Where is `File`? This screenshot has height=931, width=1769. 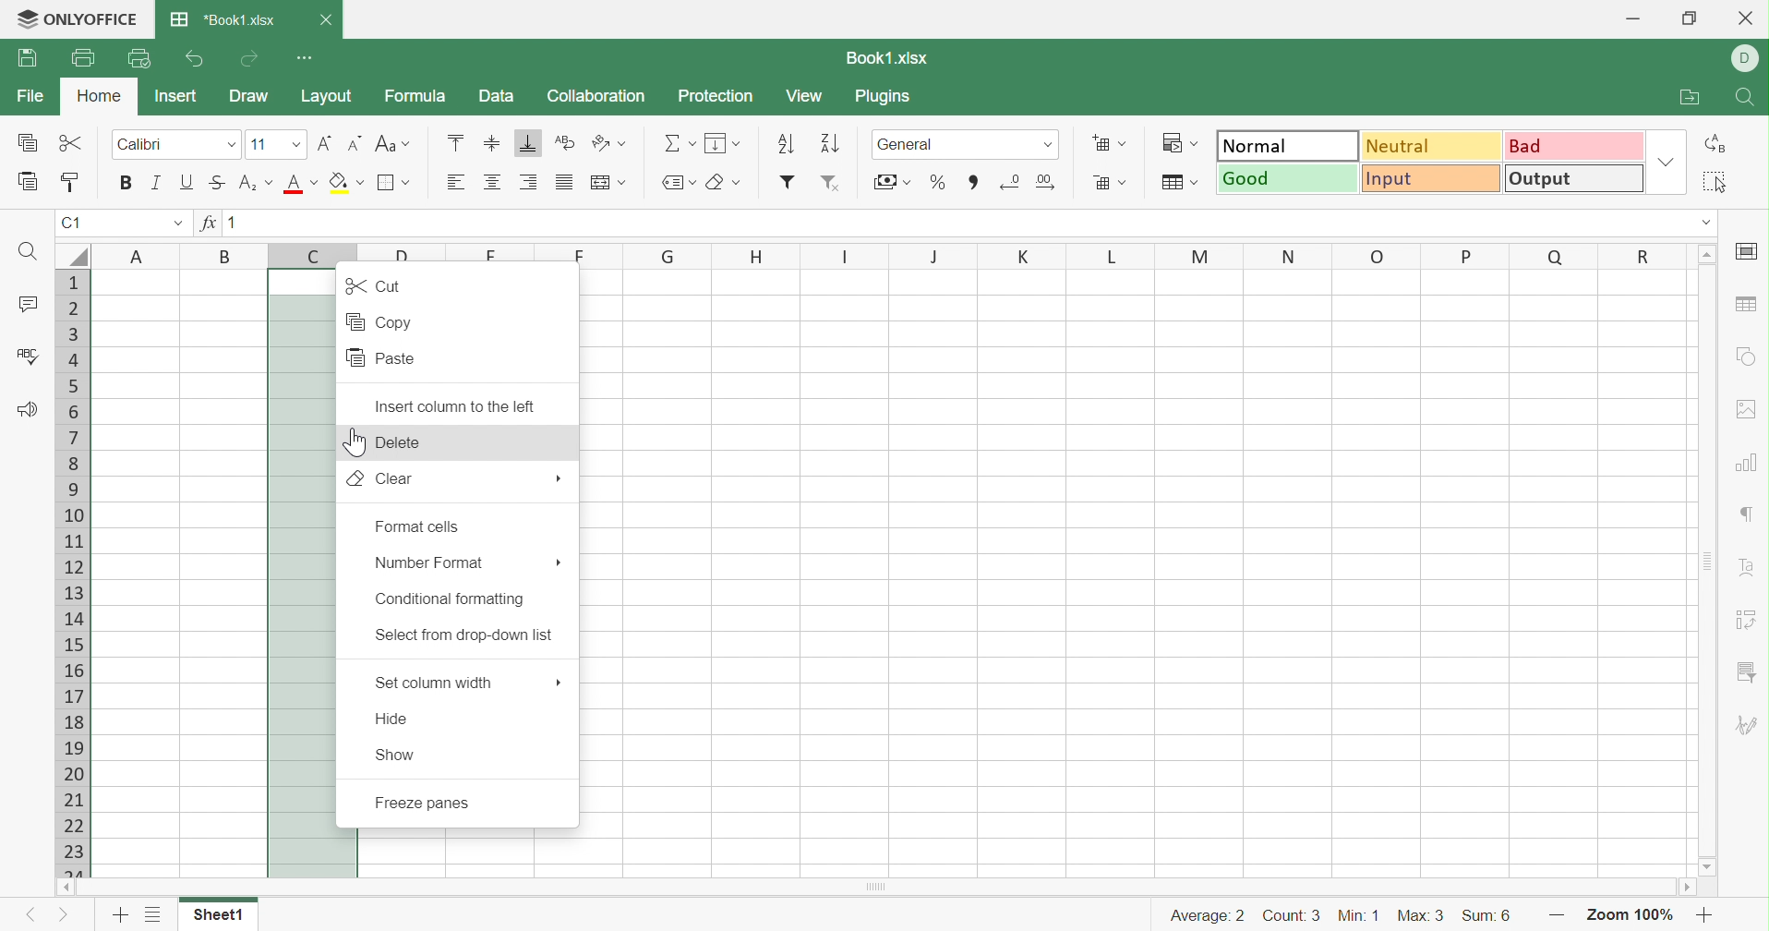
File is located at coordinates (31, 94).